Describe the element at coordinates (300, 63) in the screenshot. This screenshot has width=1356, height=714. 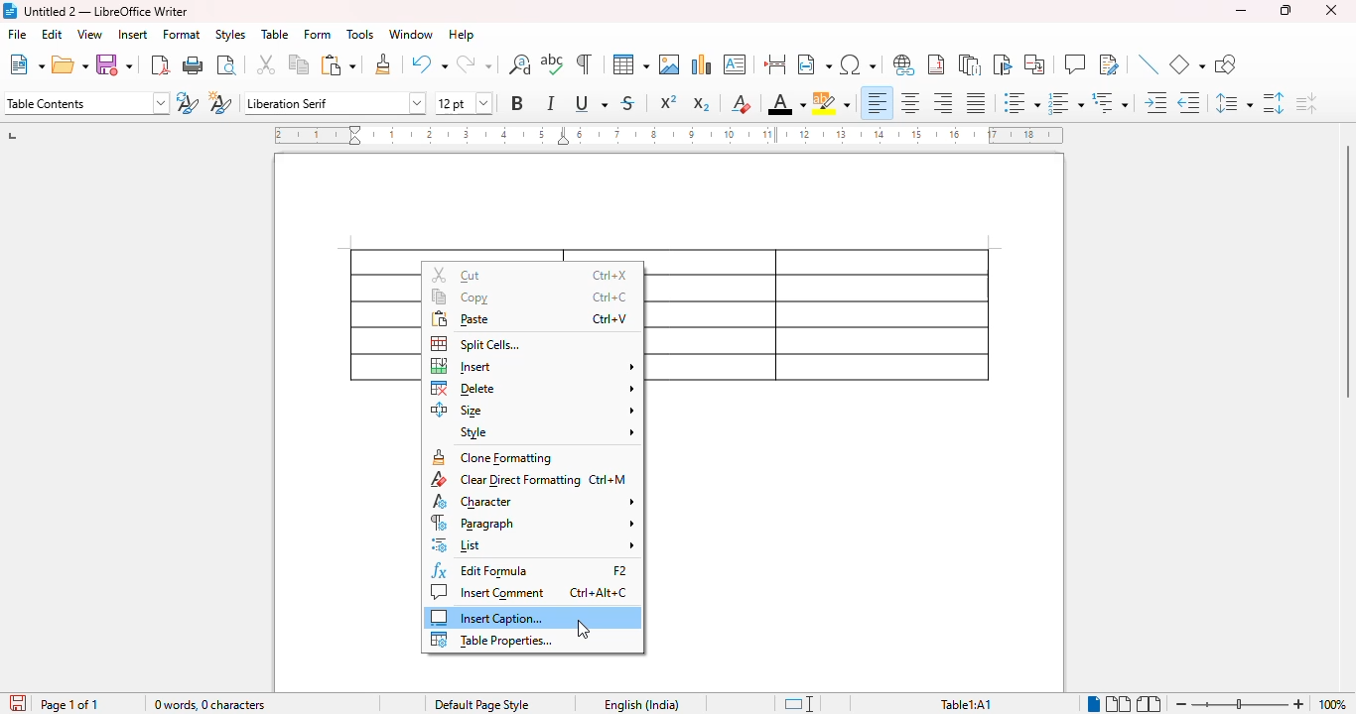
I see `copy` at that location.